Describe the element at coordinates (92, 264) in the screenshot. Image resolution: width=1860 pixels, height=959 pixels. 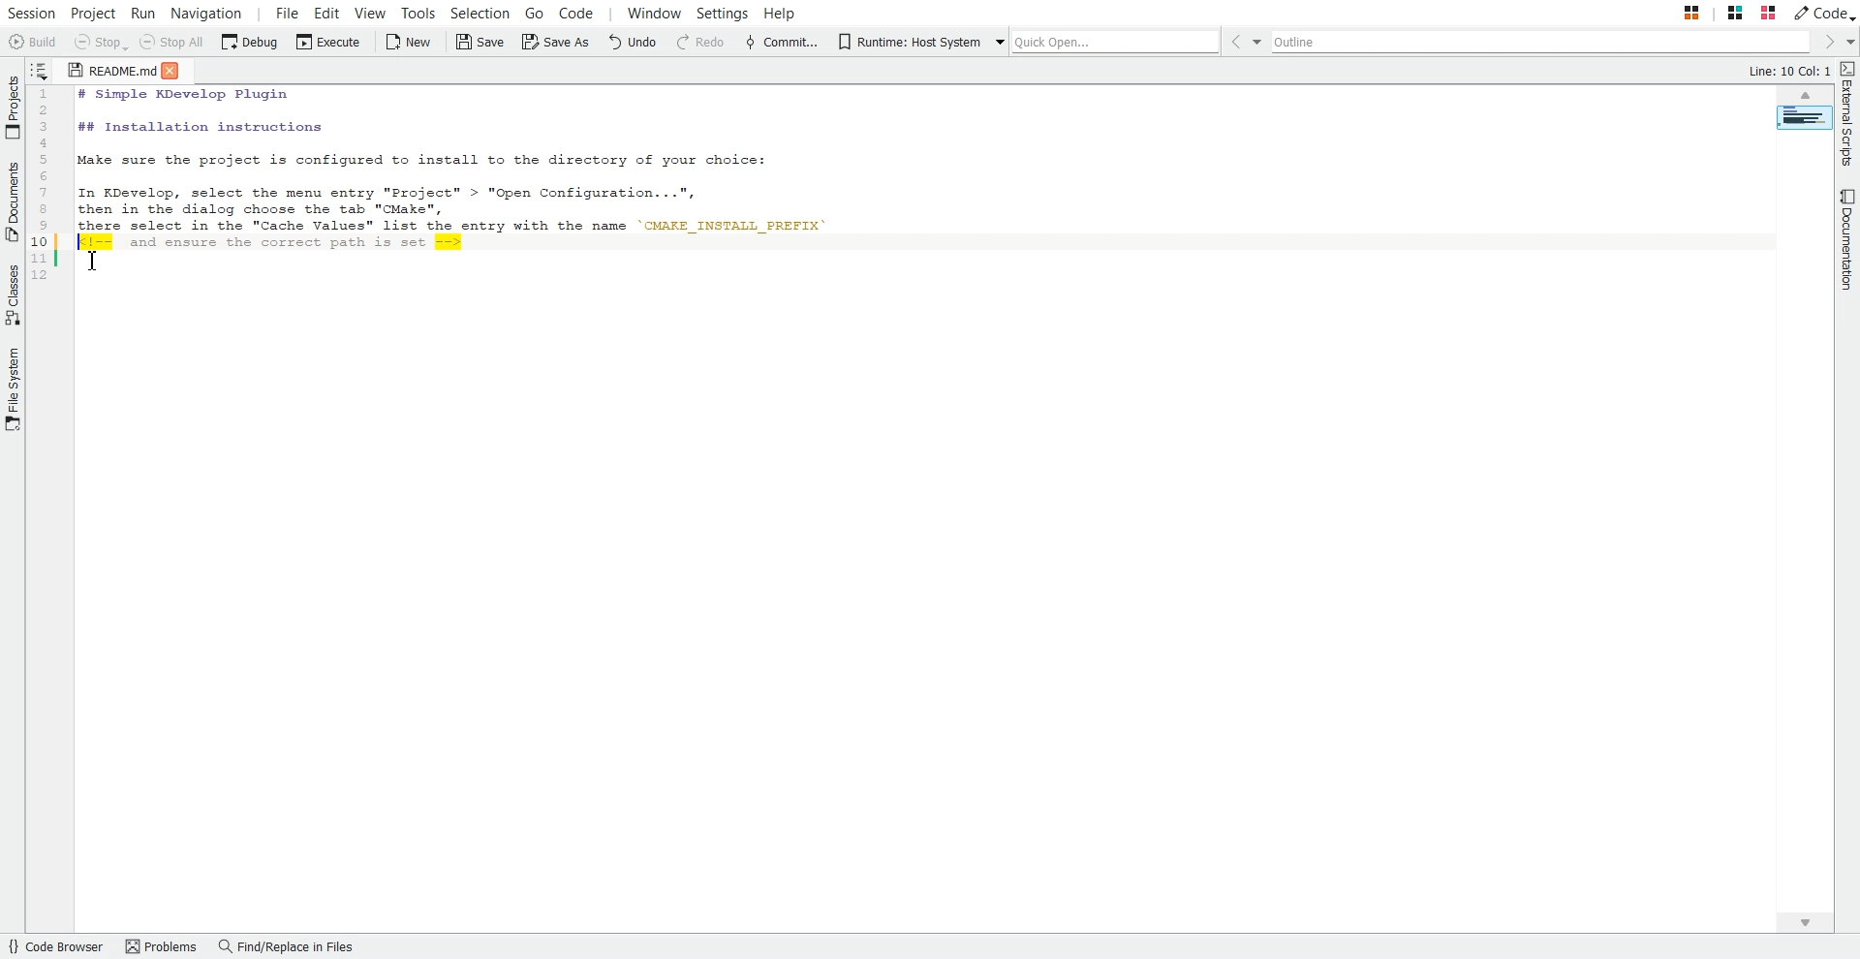
I see `Pointer` at that location.